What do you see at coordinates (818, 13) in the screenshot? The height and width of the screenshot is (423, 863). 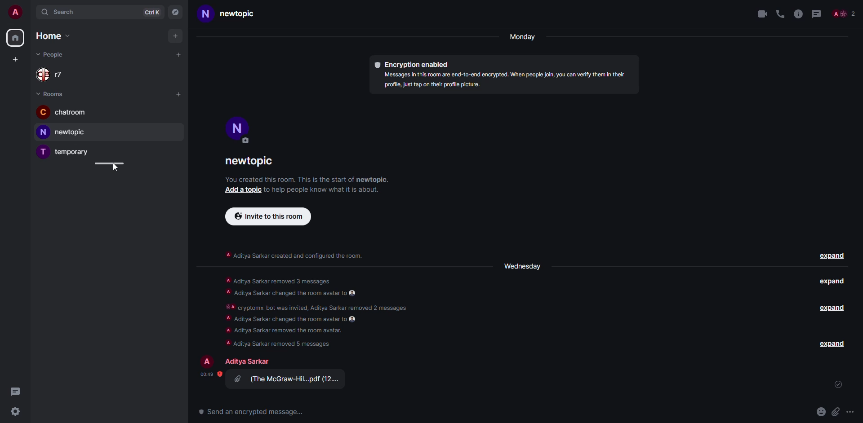 I see `threads` at bounding box center [818, 13].